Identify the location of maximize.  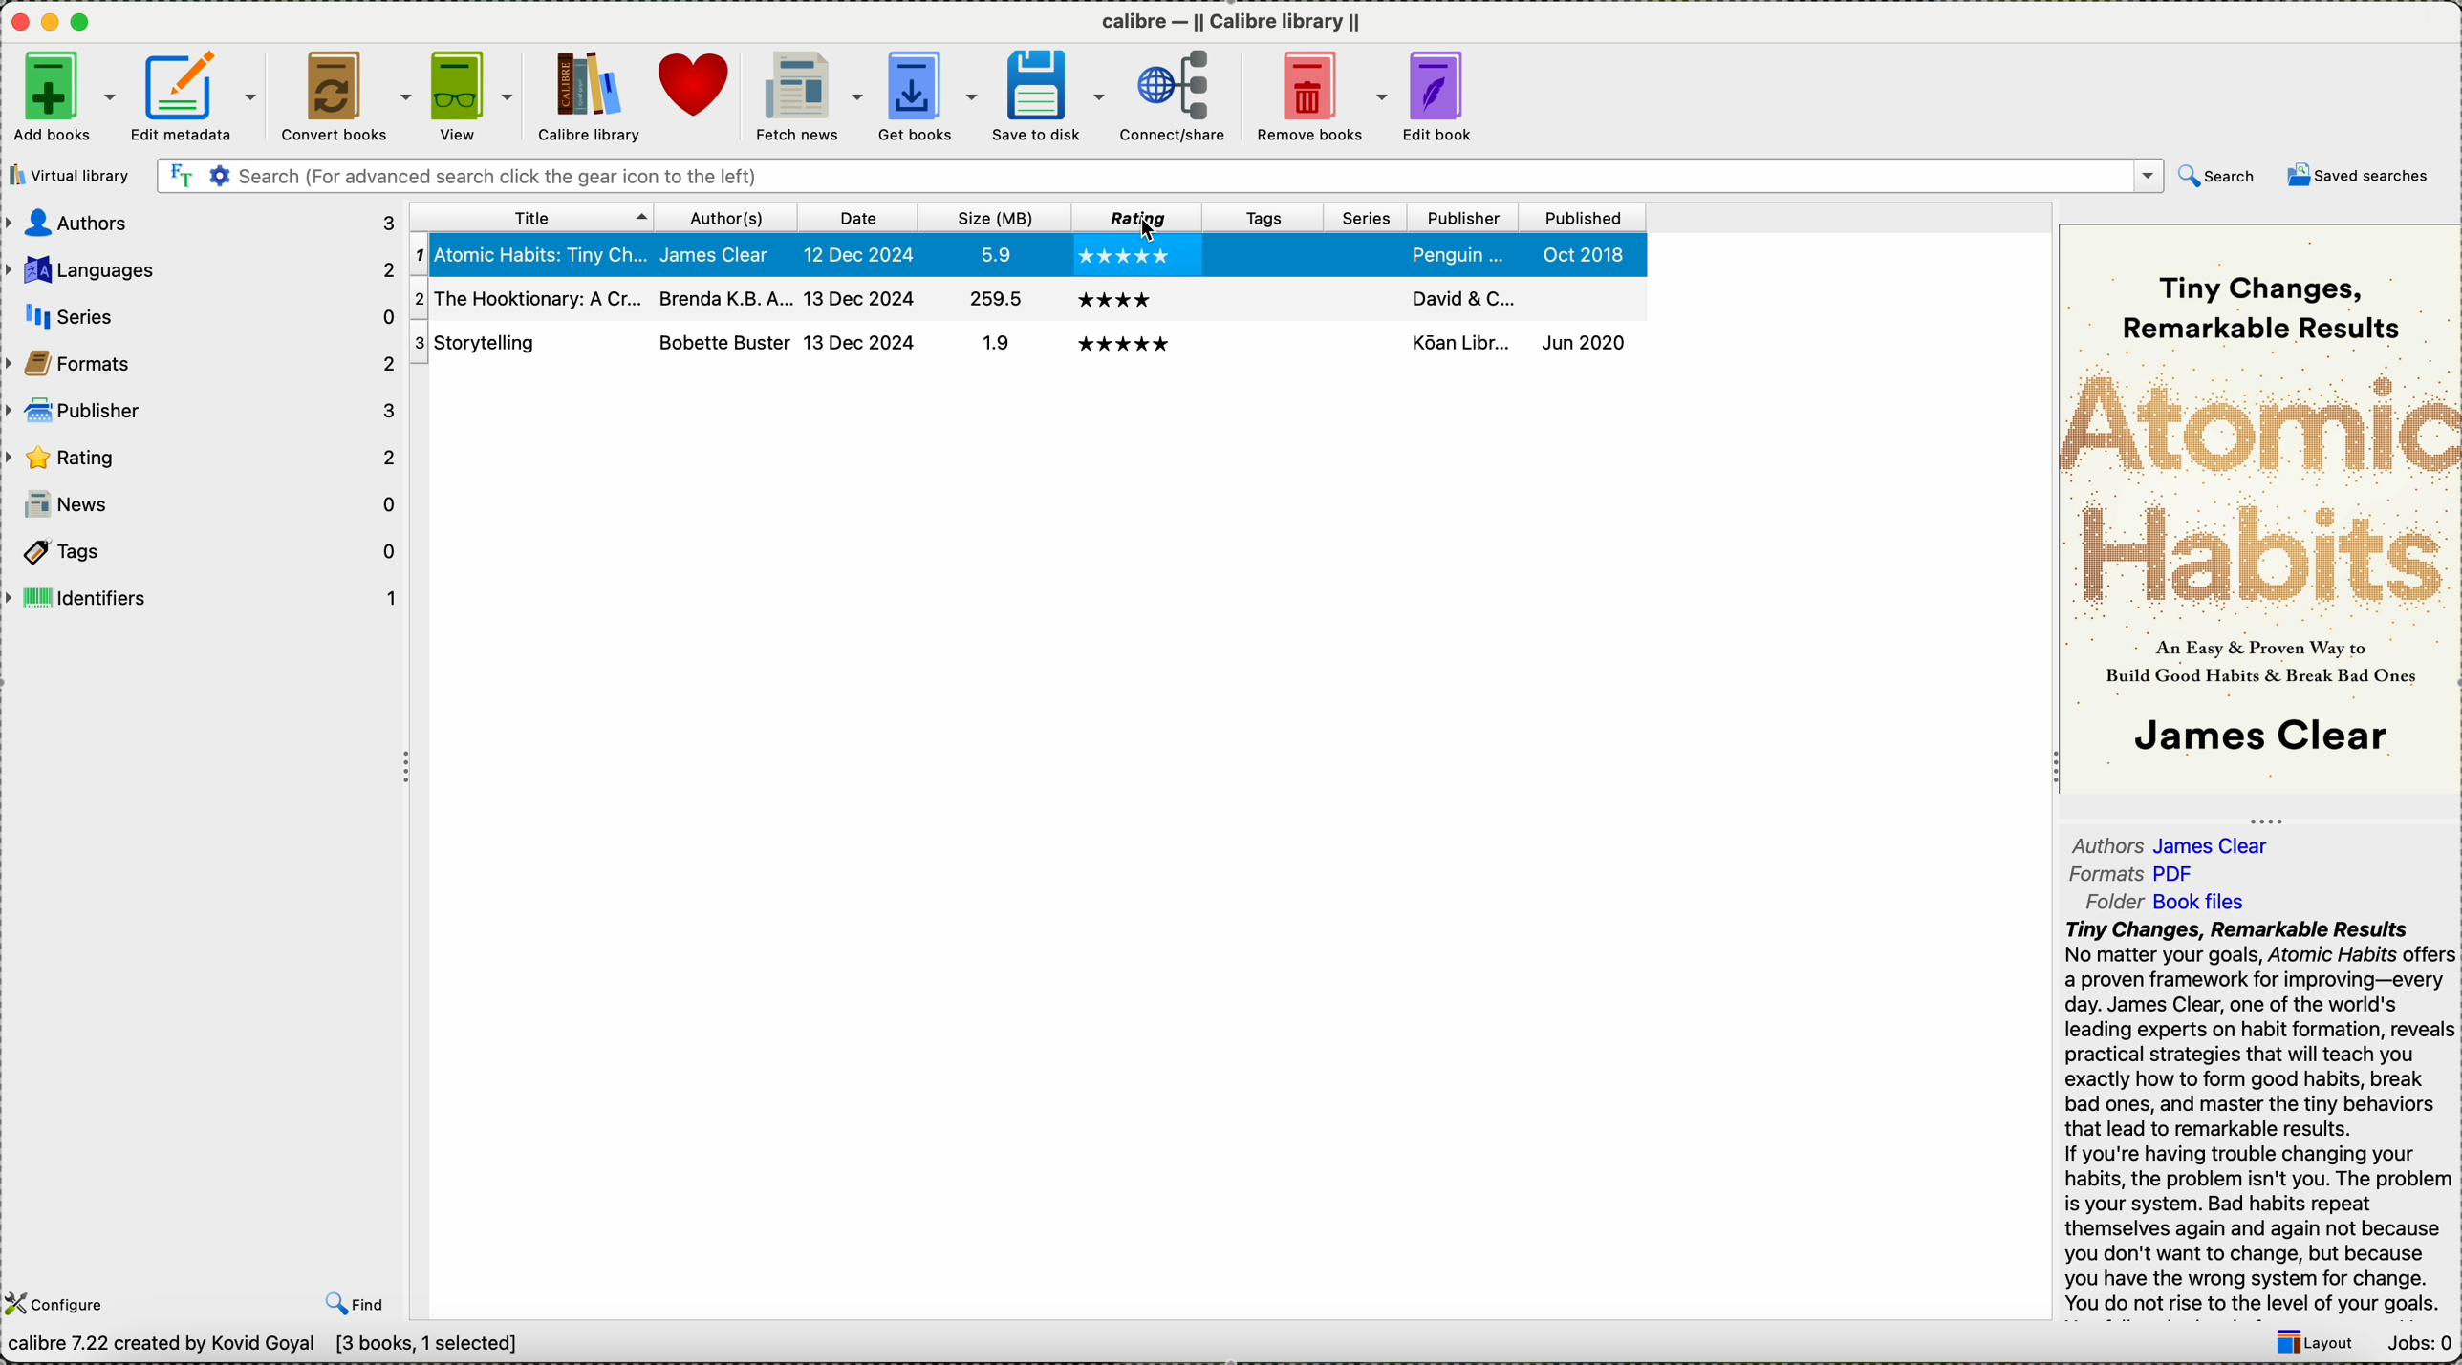
(84, 23).